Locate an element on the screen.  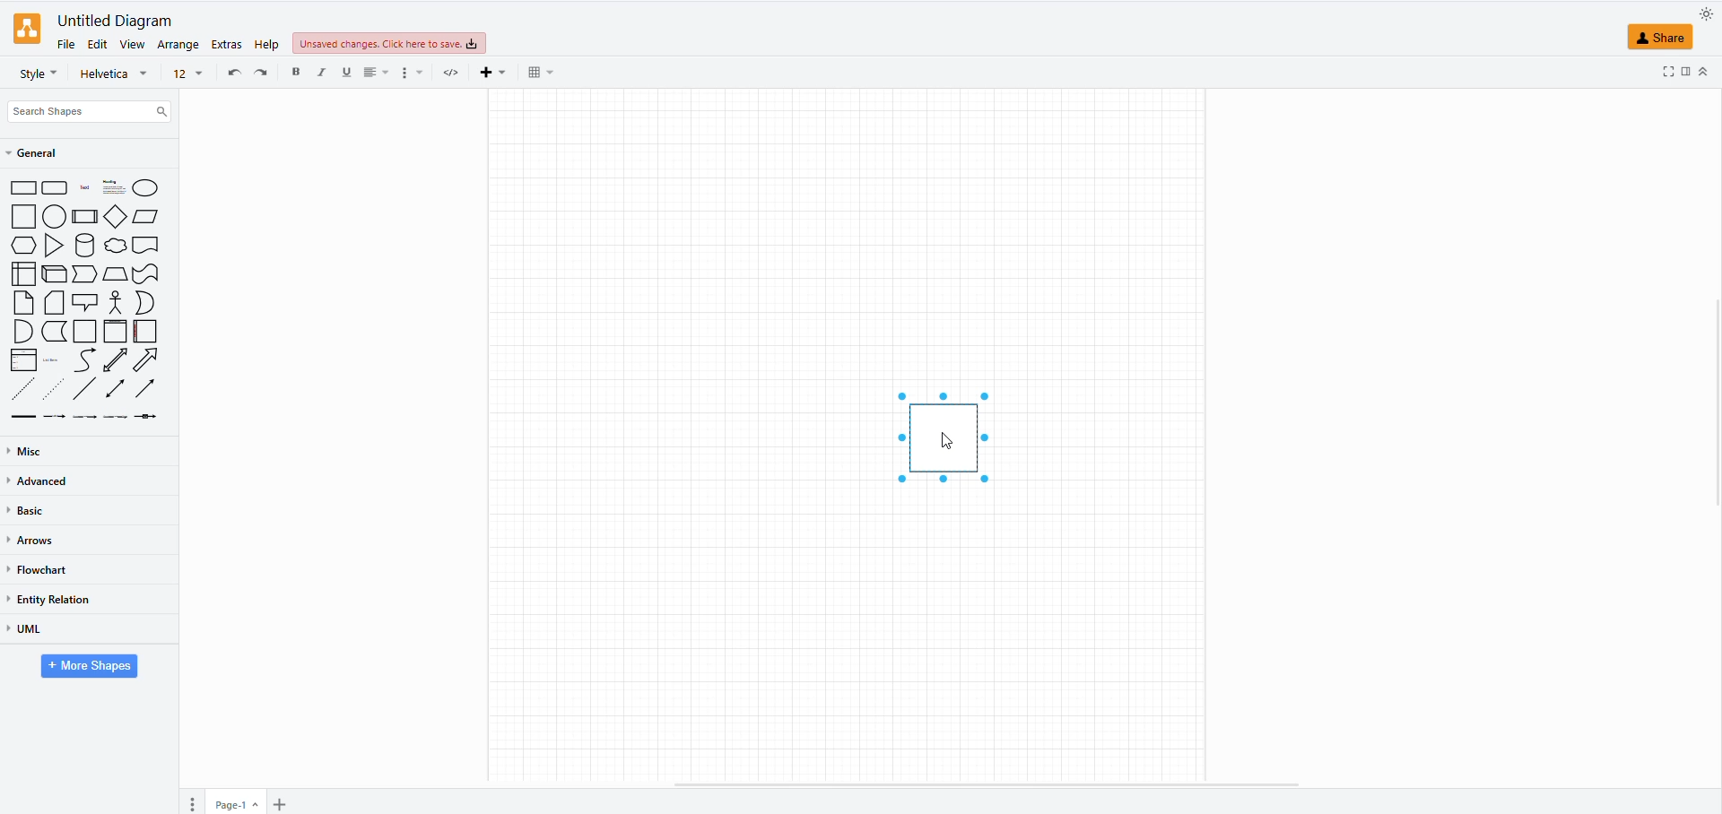
extras is located at coordinates (224, 44).